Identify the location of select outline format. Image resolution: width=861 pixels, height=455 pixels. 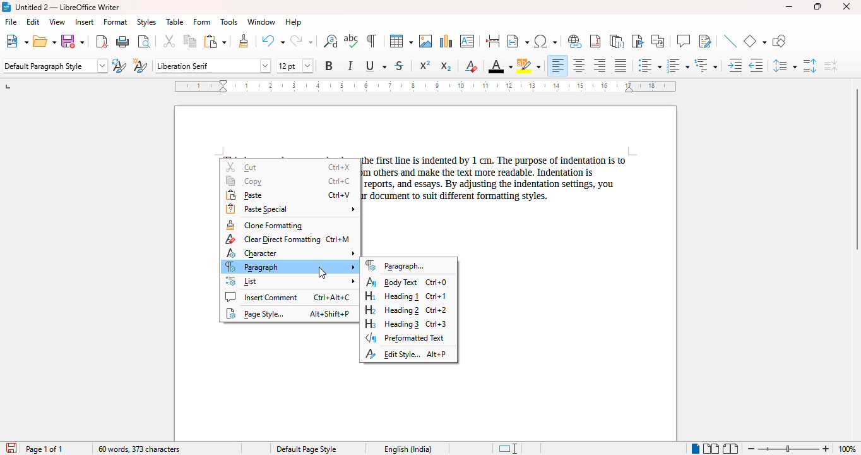
(706, 65).